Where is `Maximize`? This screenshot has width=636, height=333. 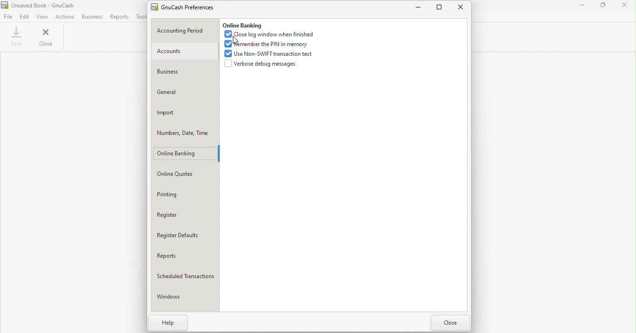
Maximize is located at coordinates (603, 6).